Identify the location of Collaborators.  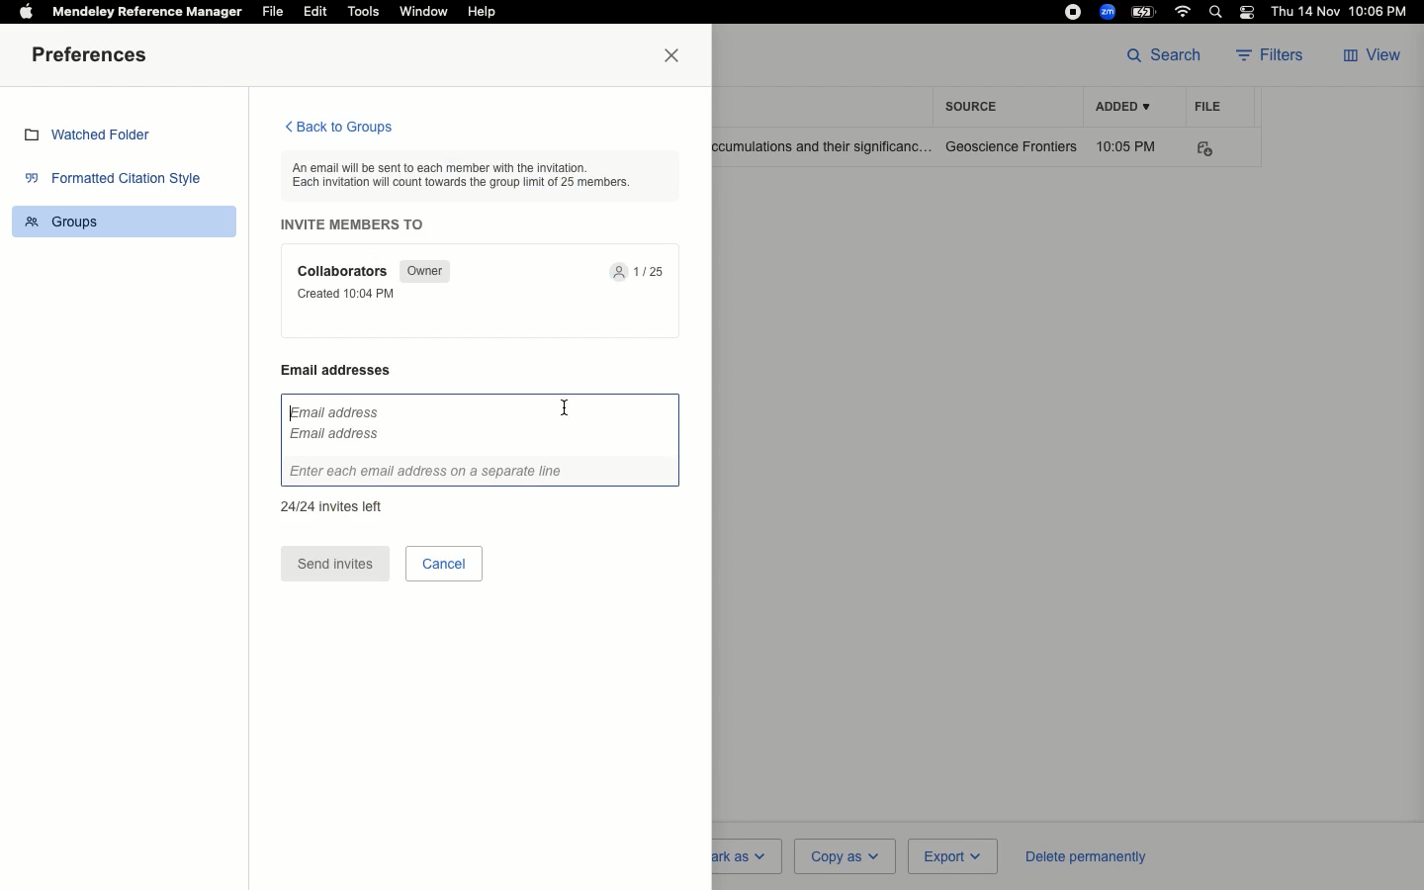
(345, 271).